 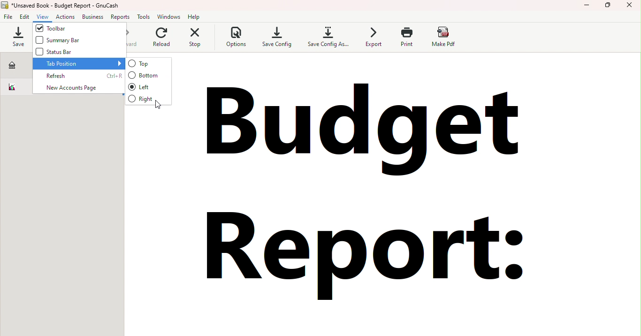 I want to click on Status Bar, so click(x=71, y=53).